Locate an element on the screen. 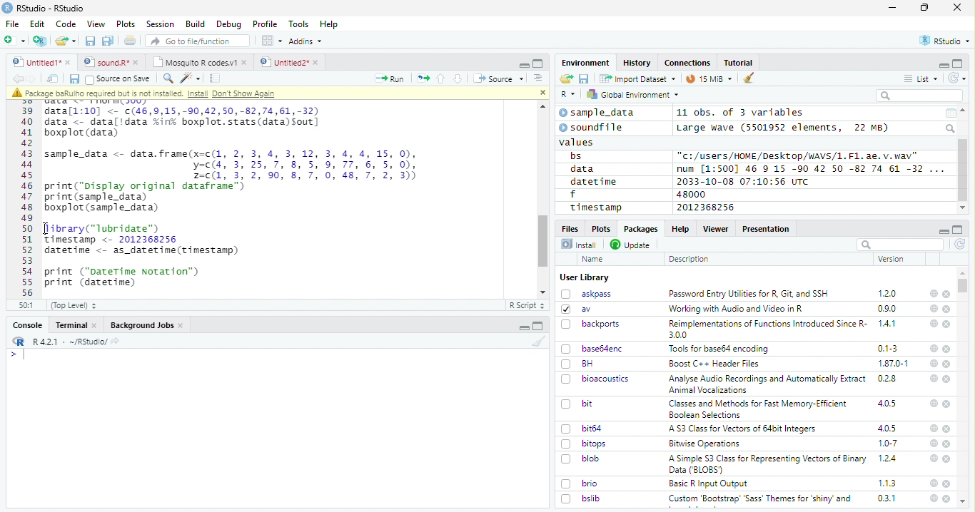 This screenshot has width=975, height=512. minimize is located at coordinates (943, 64).